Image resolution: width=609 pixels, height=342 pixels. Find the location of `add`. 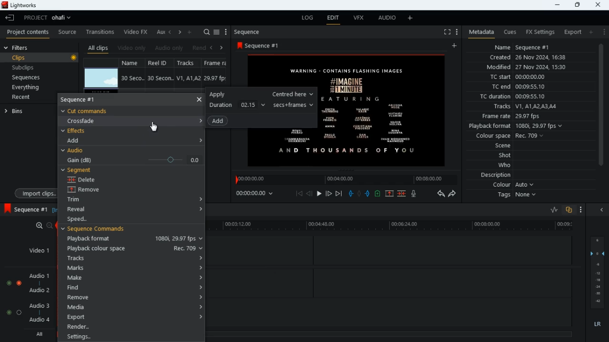

add is located at coordinates (220, 121).